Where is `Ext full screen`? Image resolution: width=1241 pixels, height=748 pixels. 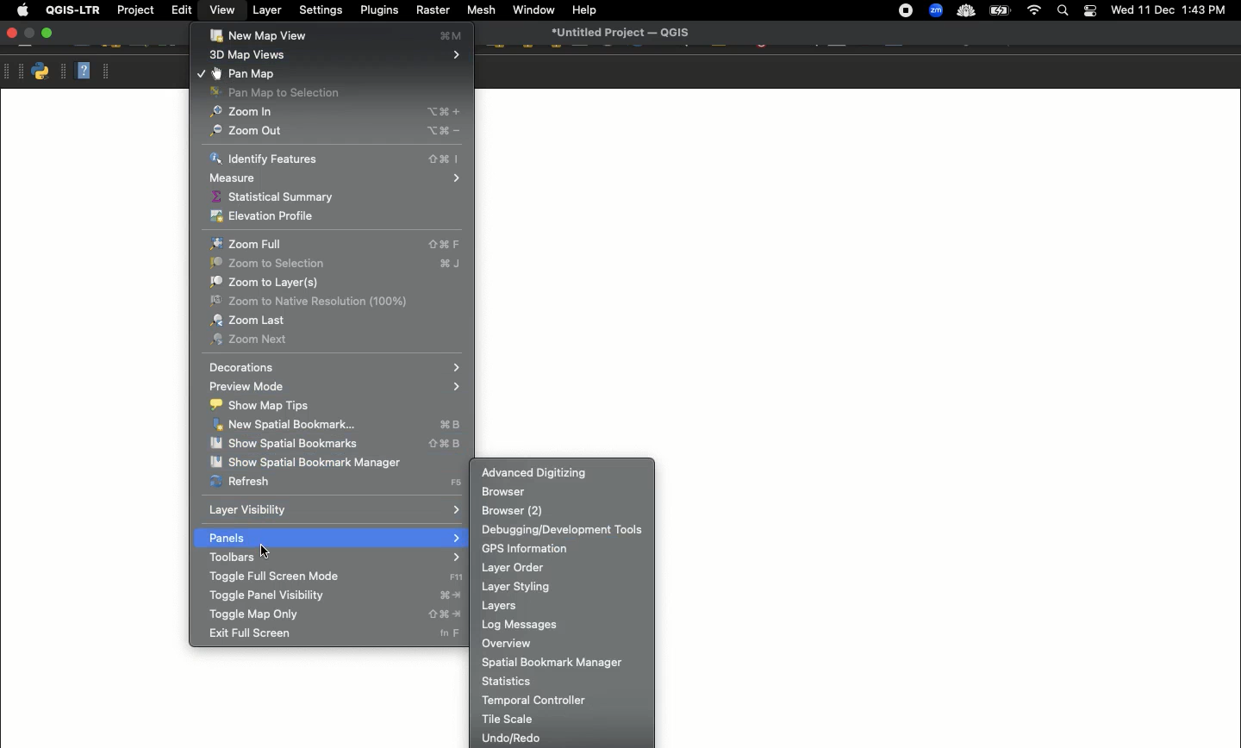
Ext full screen is located at coordinates (331, 634).